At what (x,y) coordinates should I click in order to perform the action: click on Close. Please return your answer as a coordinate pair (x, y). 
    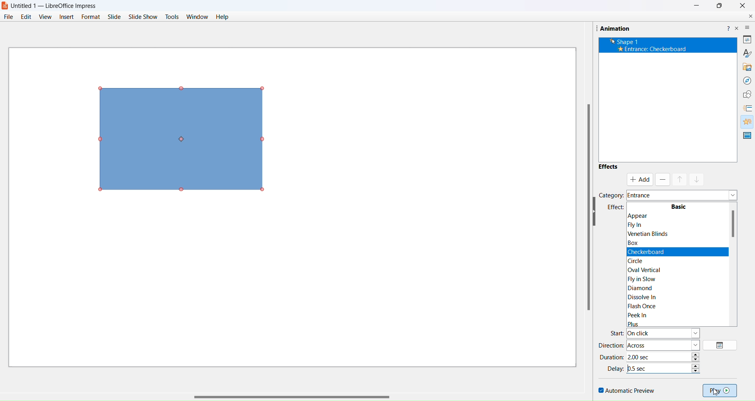
    Looking at the image, I should click on (745, 7).